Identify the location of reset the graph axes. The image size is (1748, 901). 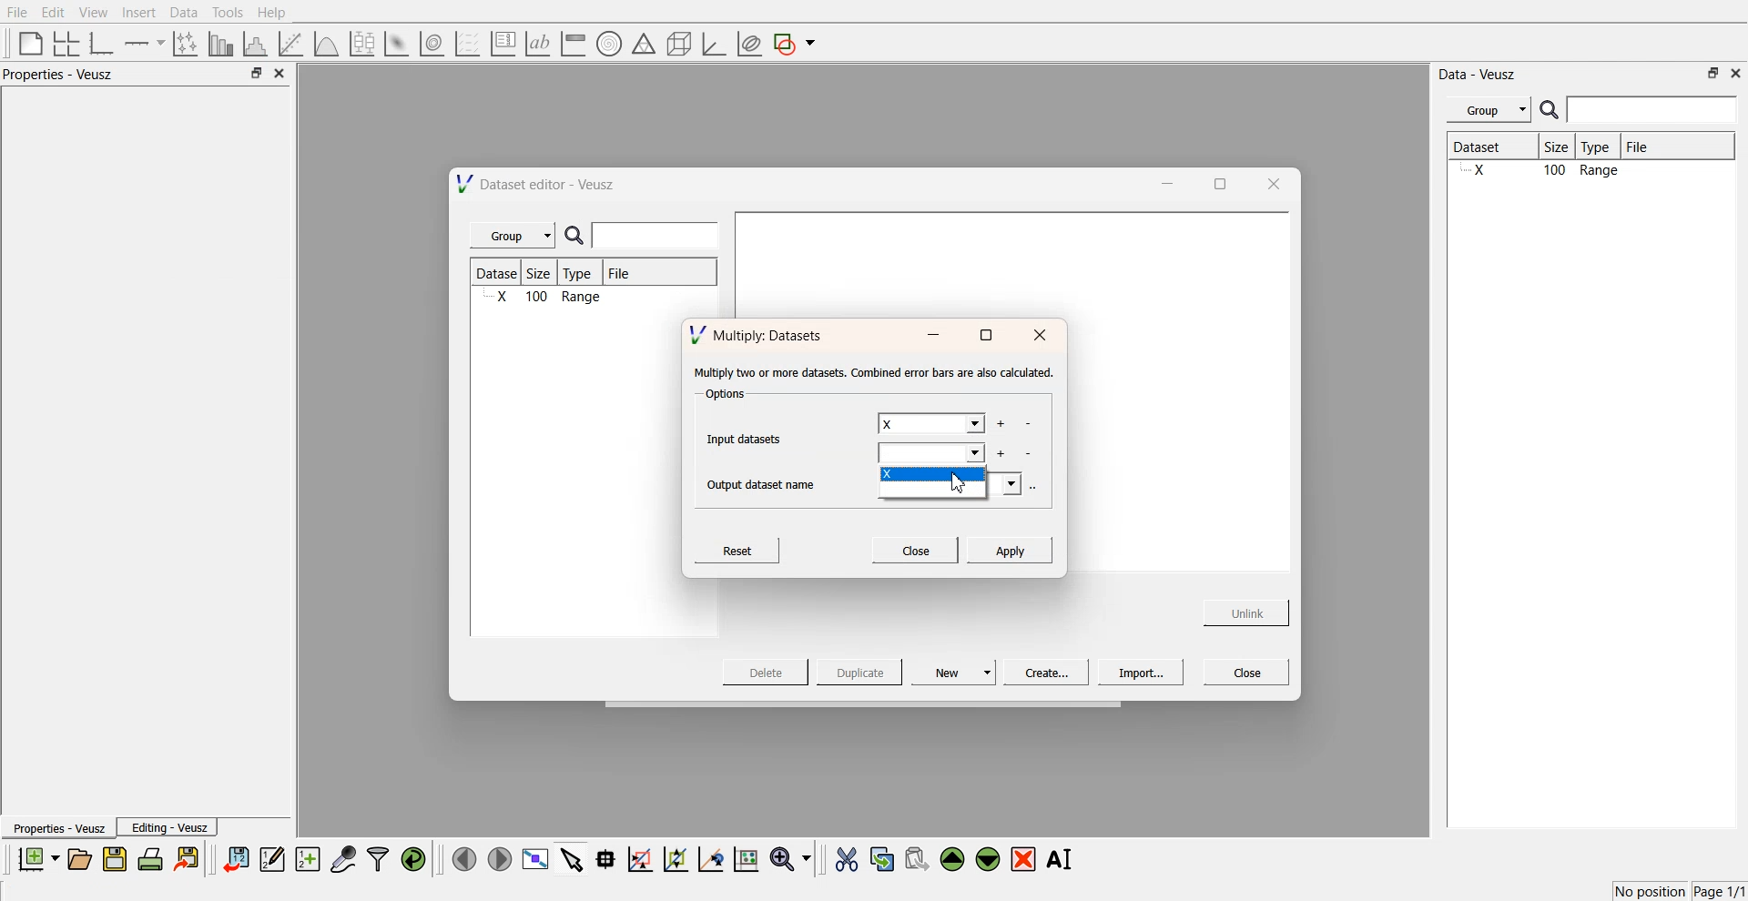
(746, 860).